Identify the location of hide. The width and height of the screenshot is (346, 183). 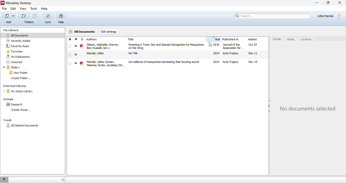
(267, 108).